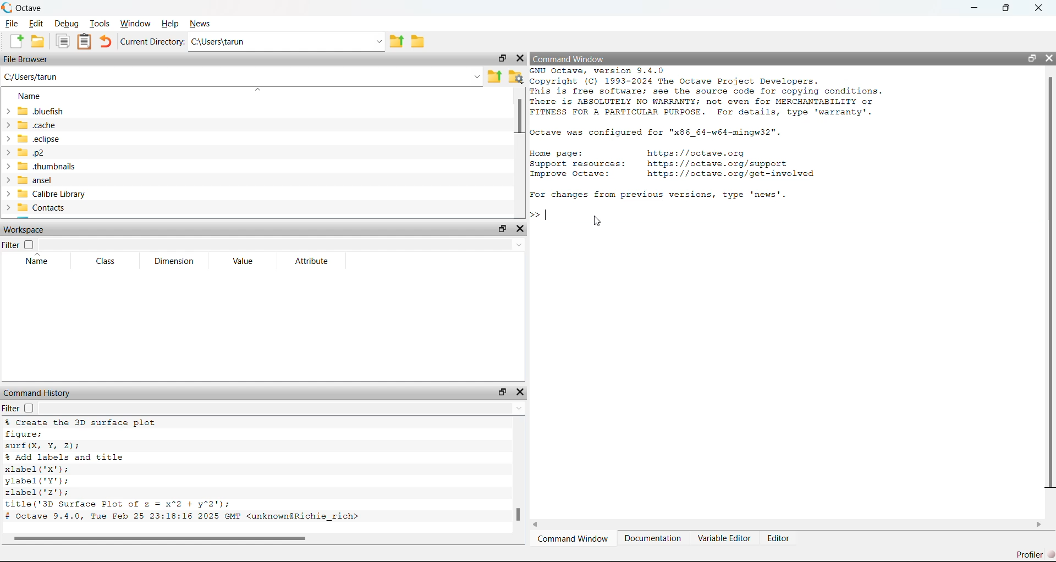 The width and height of the screenshot is (1056, 562). What do you see at coordinates (67, 23) in the screenshot?
I see `Debug` at bounding box center [67, 23].